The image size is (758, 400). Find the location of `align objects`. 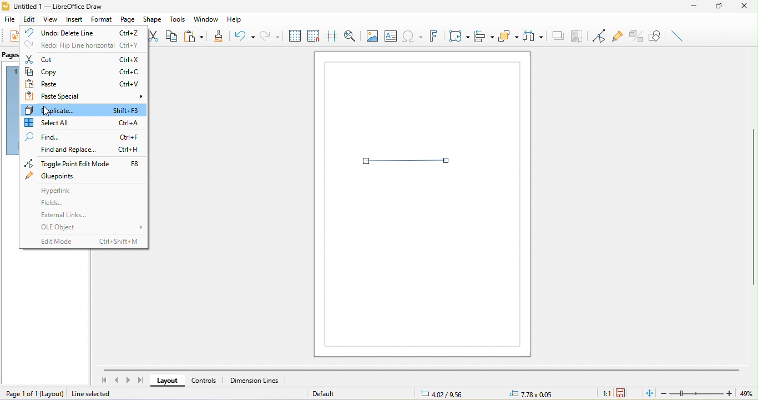

align objects is located at coordinates (485, 37).